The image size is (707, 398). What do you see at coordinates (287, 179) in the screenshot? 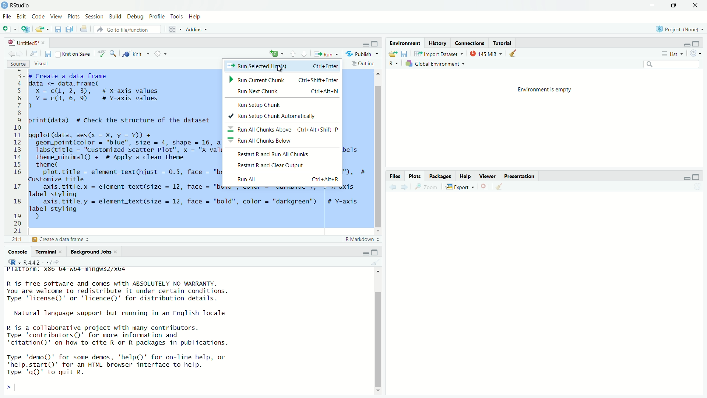
I see `Run All` at bounding box center [287, 179].